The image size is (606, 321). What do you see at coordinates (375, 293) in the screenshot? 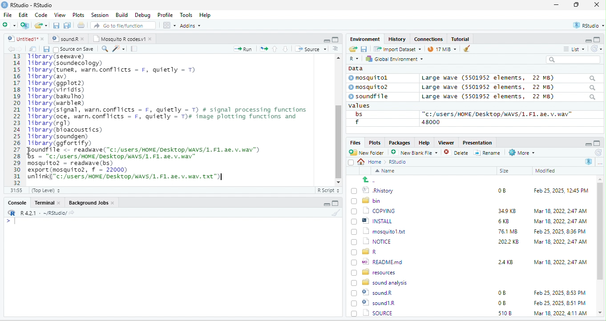
I see `© sound1R` at bounding box center [375, 293].